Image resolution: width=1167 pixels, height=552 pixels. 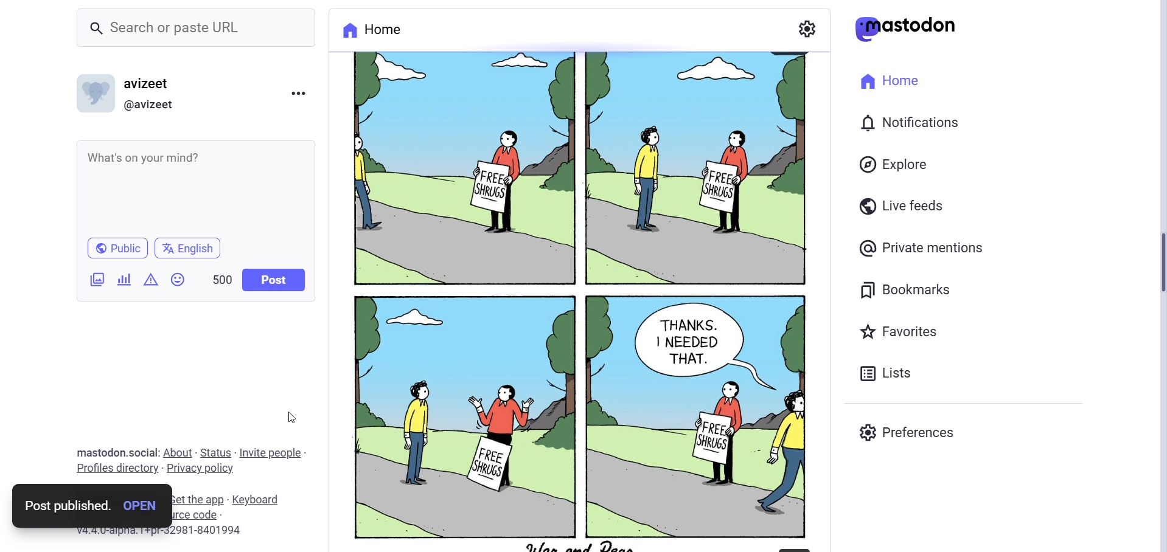 What do you see at coordinates (576, 299) in the screenshot?
I see `Another Post` at bounding box center [576, 299].